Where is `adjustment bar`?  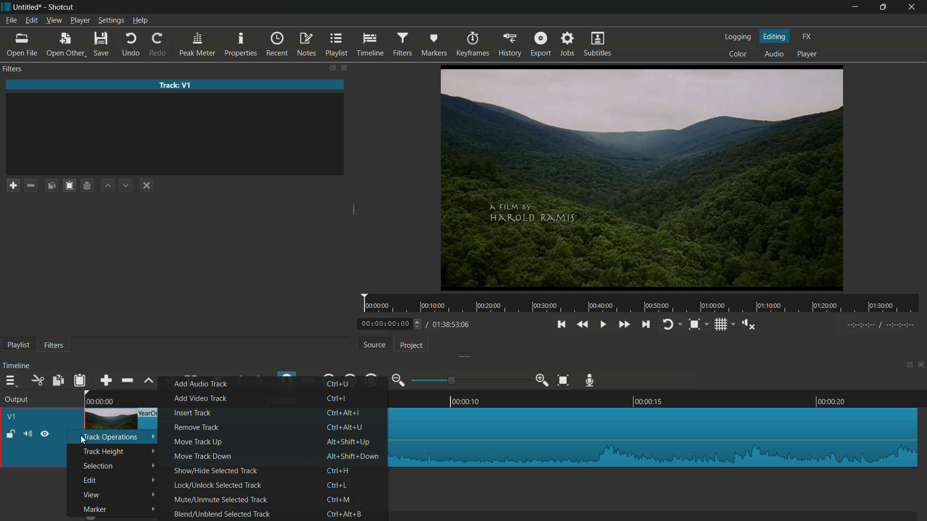
adjustment bar is located at coordinates (470, 381).